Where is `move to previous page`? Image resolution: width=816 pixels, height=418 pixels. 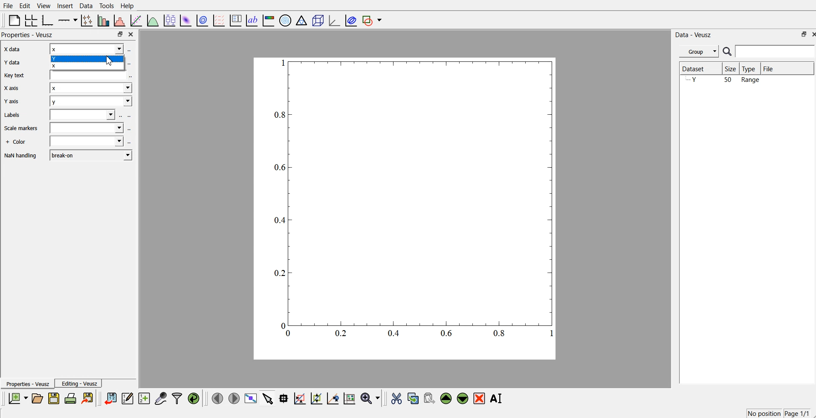
move to previous page is located at coordinates (218, 398).